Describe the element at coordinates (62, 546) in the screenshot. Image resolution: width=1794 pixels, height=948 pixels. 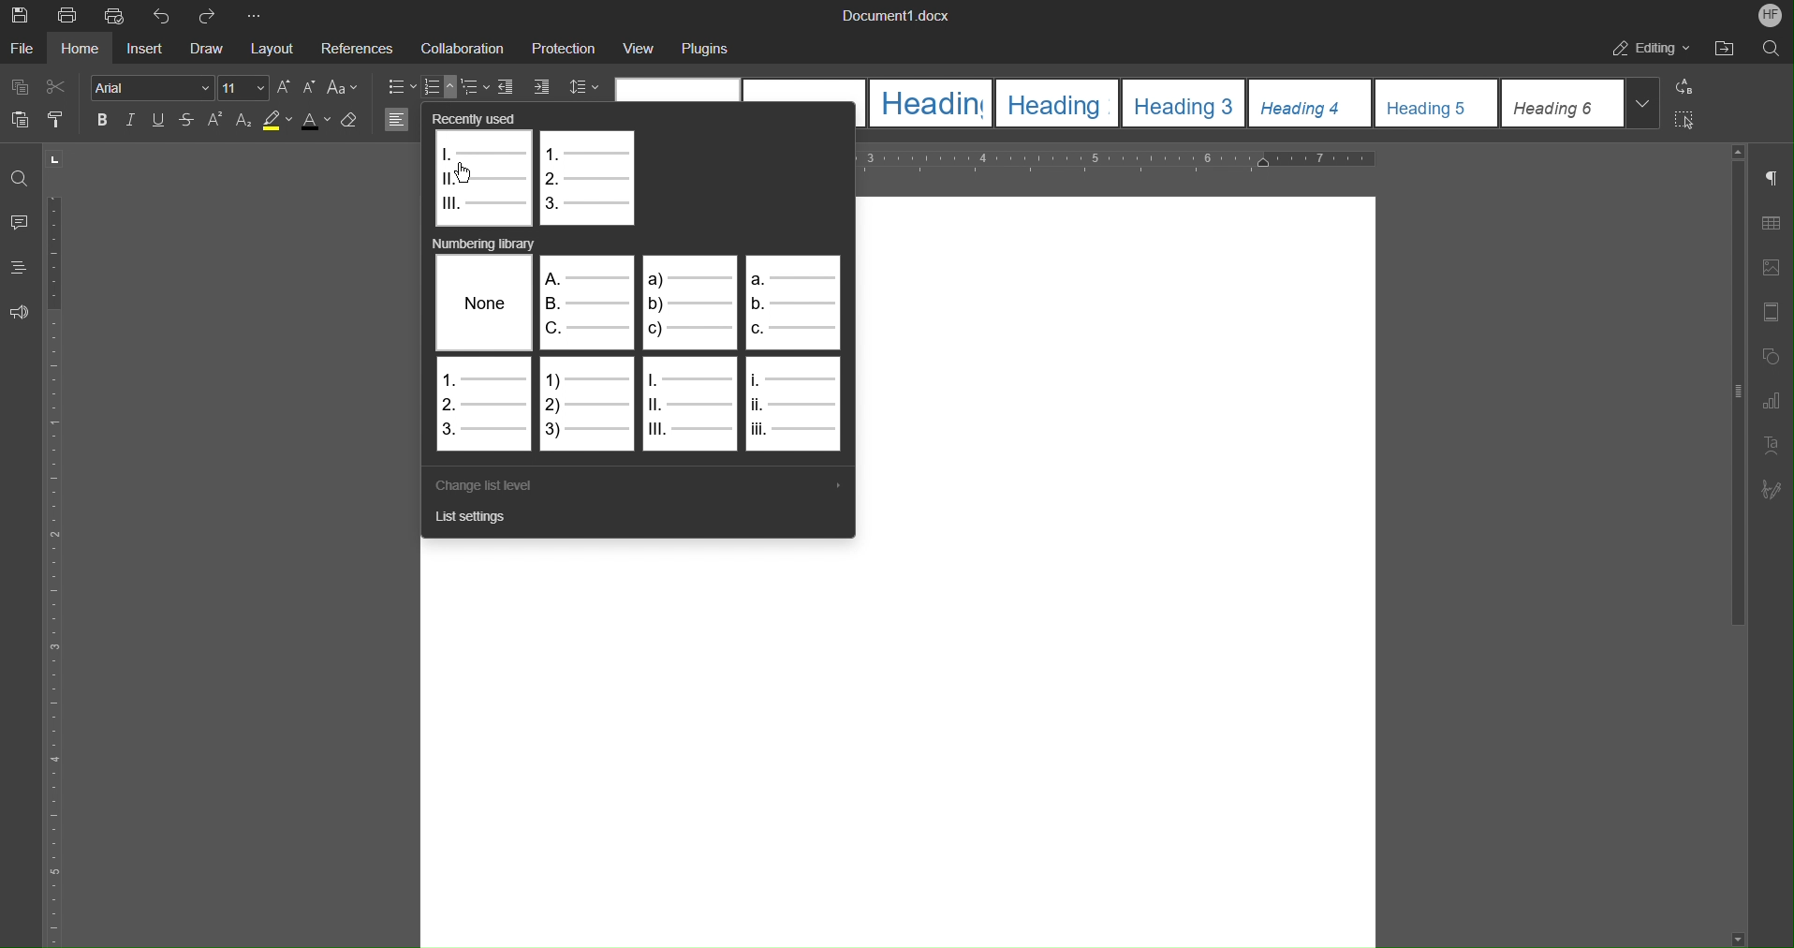
I see `Vertical Ruler` at that location.